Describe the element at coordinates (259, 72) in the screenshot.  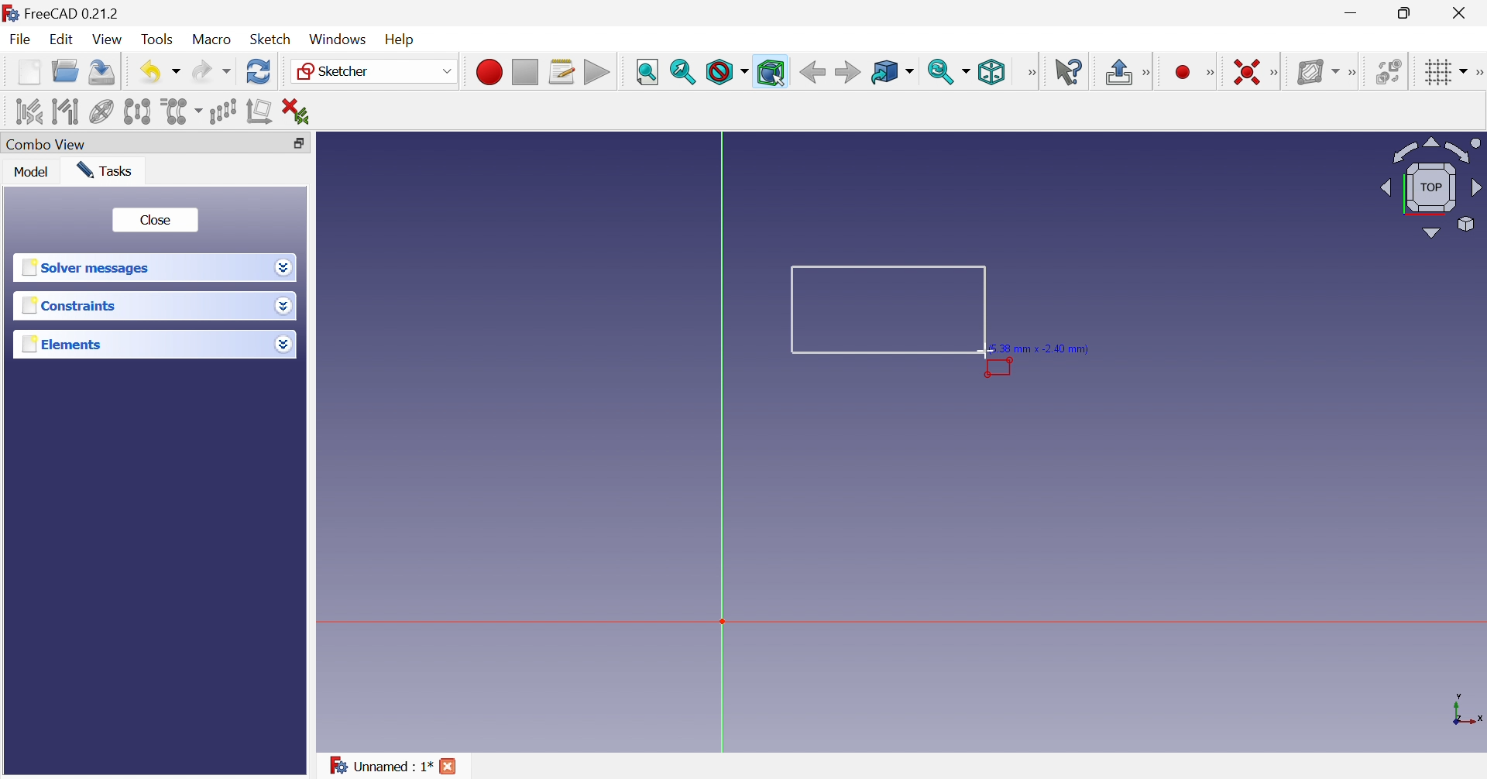
I see `Refresh` at that location.